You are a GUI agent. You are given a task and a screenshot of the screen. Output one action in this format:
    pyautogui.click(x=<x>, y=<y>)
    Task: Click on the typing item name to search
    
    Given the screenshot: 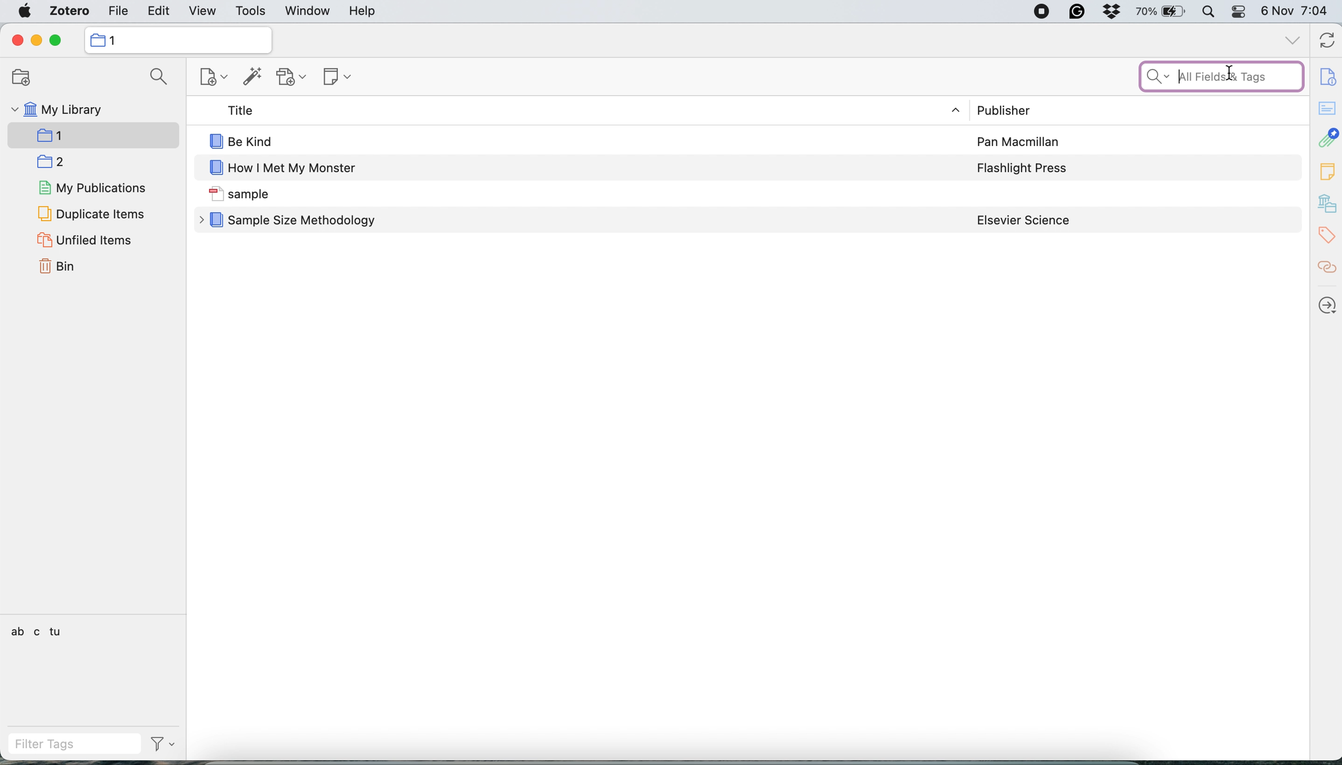 What is the action you would take?
    pyautogui.click(x=1221, y=76)
    